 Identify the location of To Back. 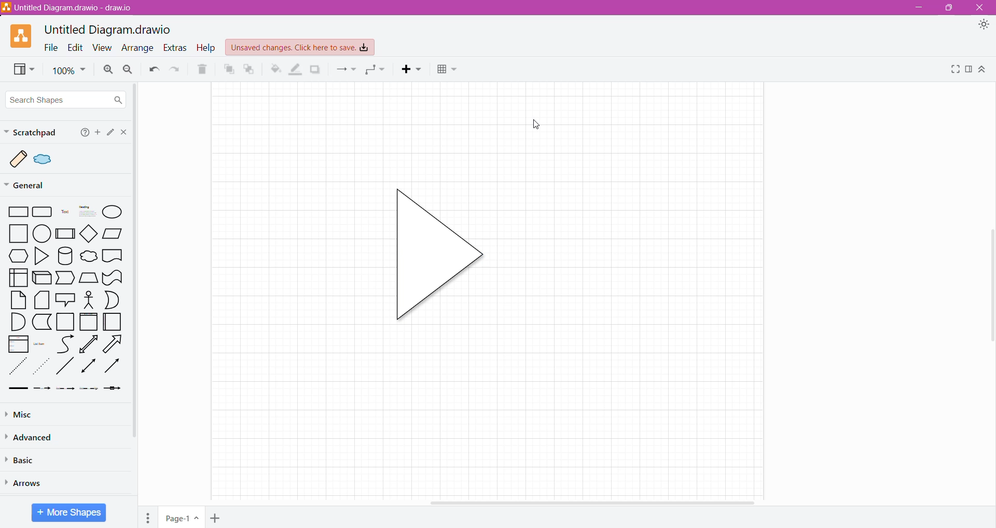
(251, 68).